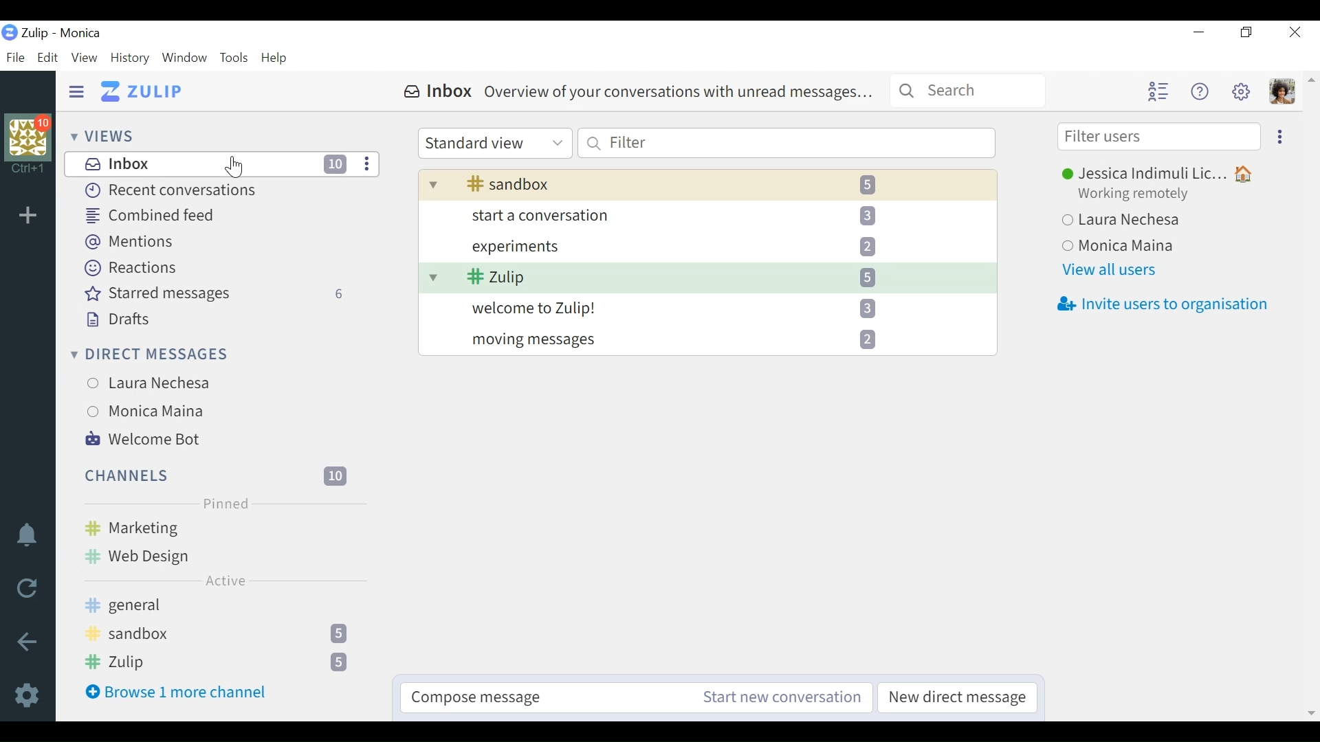  Describe the element at coordinates (972, 91) in the screenshot. I see `Search` at that location.